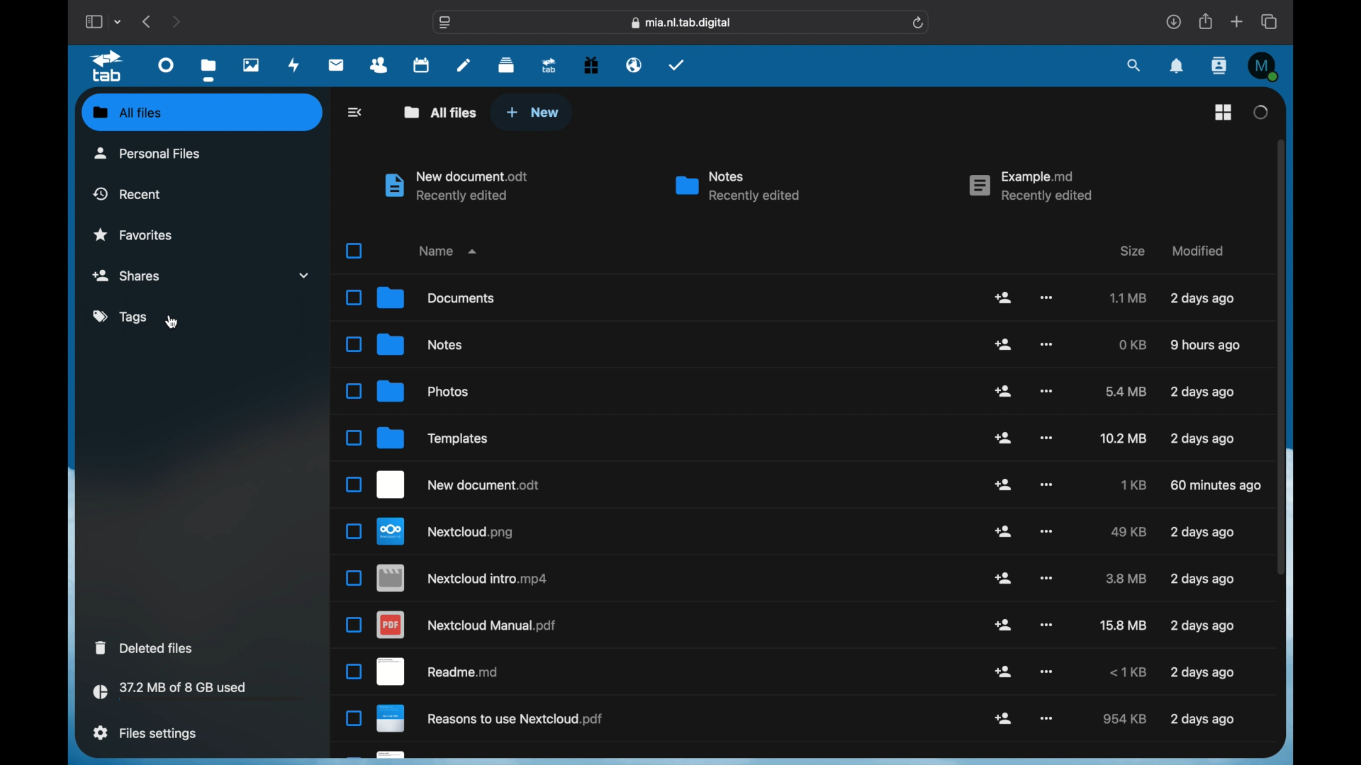  Describe the element at coordinates (1046, 531) in the screenshot. I see `more options` at that location.